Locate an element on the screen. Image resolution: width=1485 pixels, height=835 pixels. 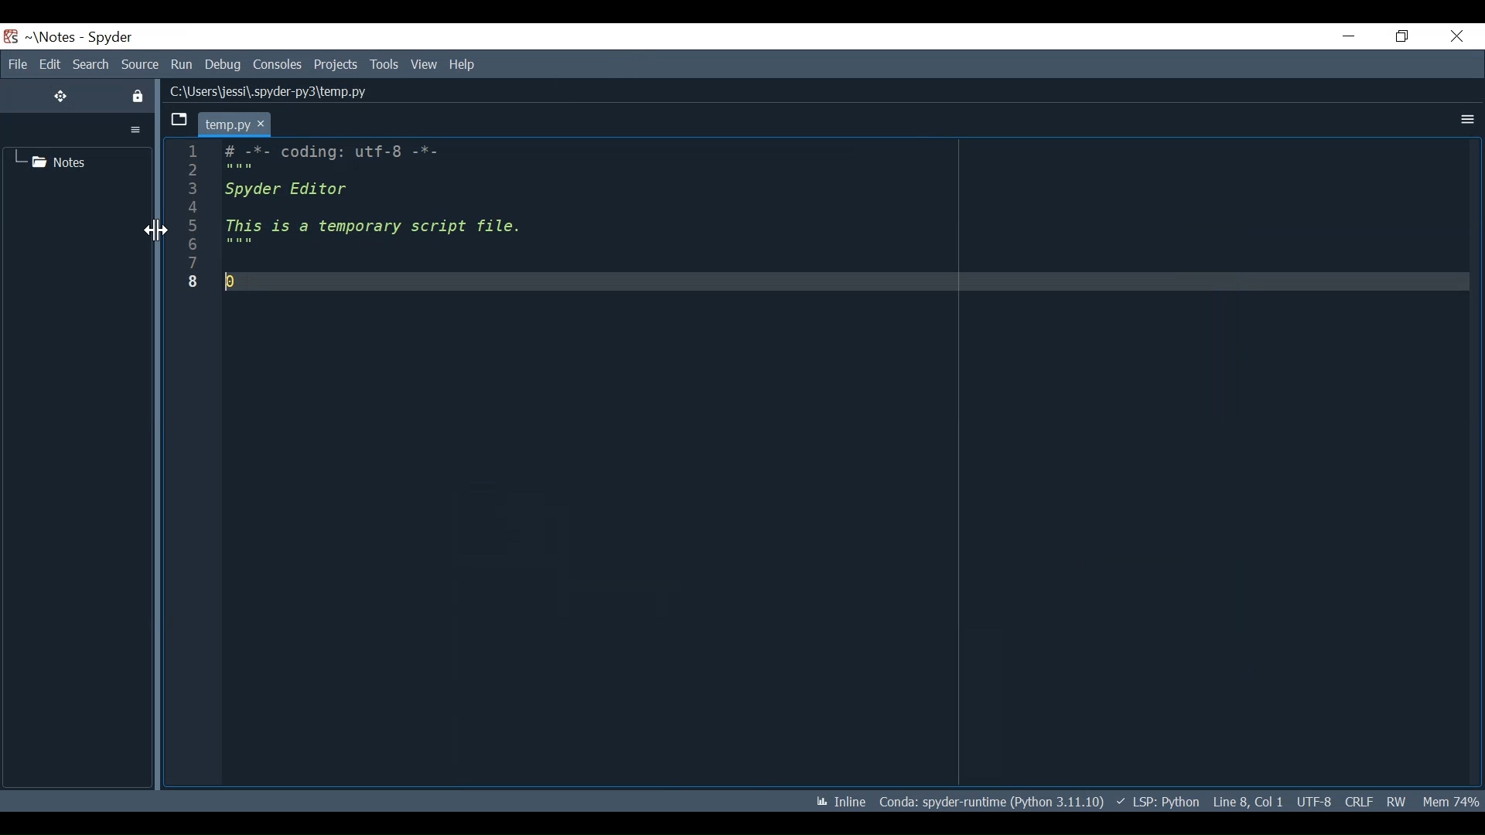
Tools is located at coordinates (384, 66).